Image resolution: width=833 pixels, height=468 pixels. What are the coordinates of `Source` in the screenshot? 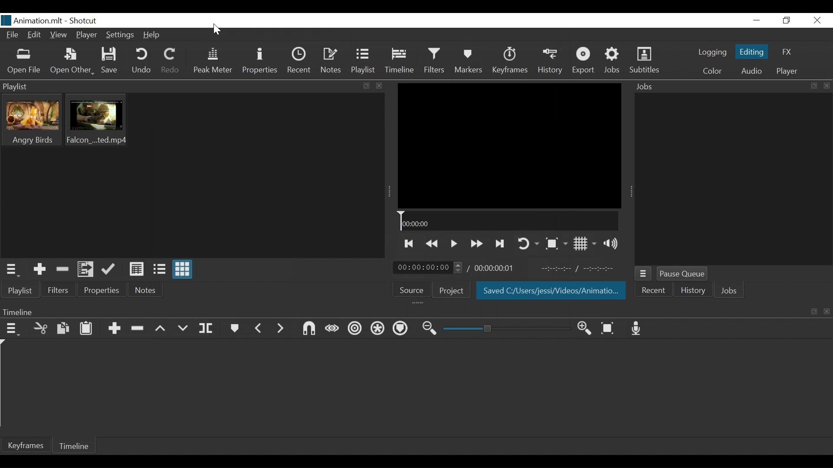 It's located at (410, 289).